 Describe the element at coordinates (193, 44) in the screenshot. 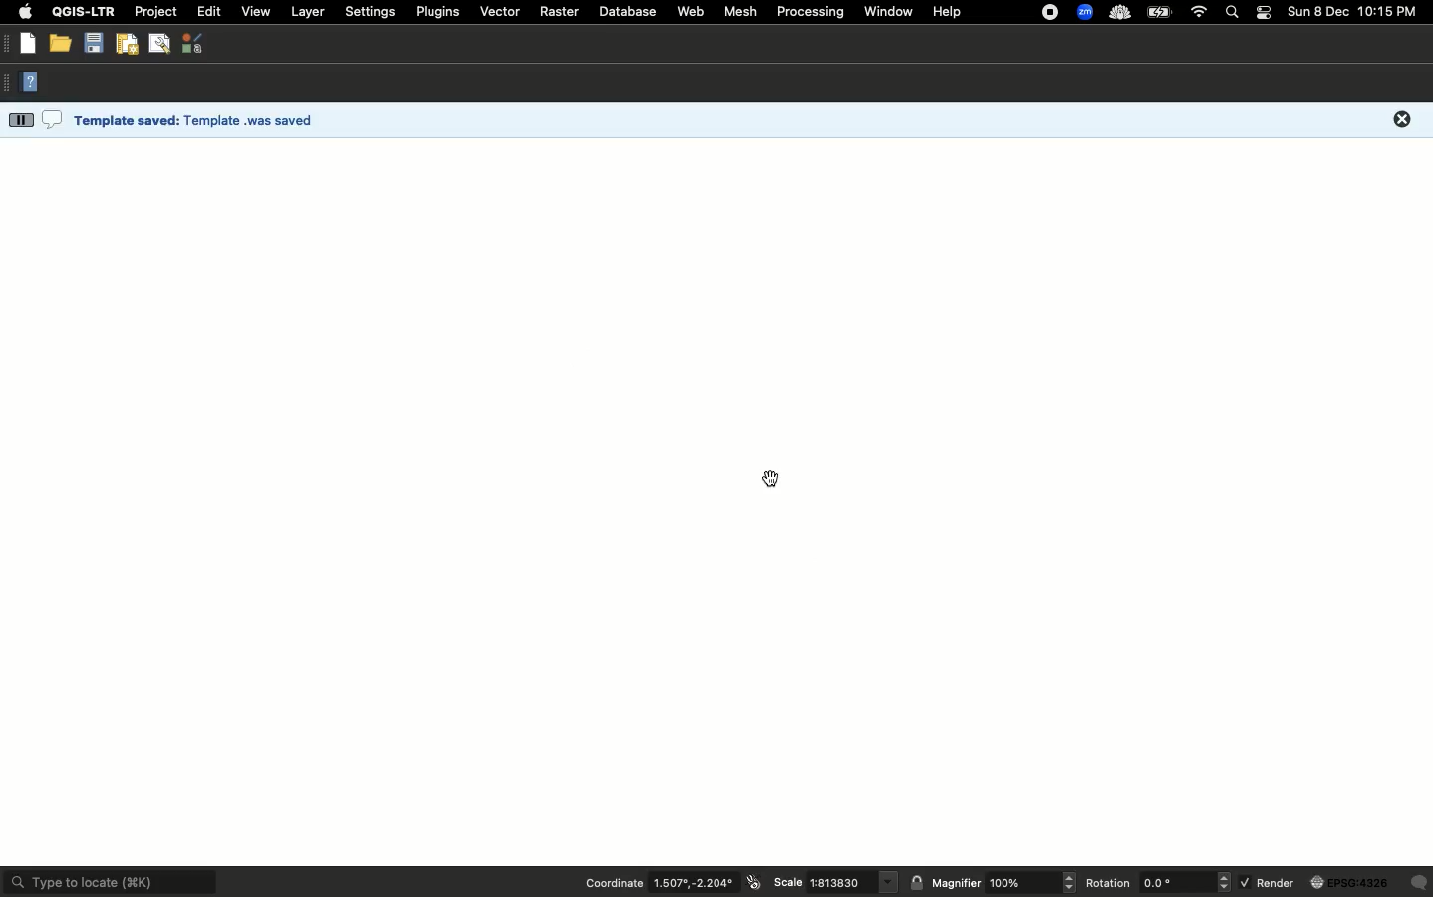

I see `Style manager ` at that location.